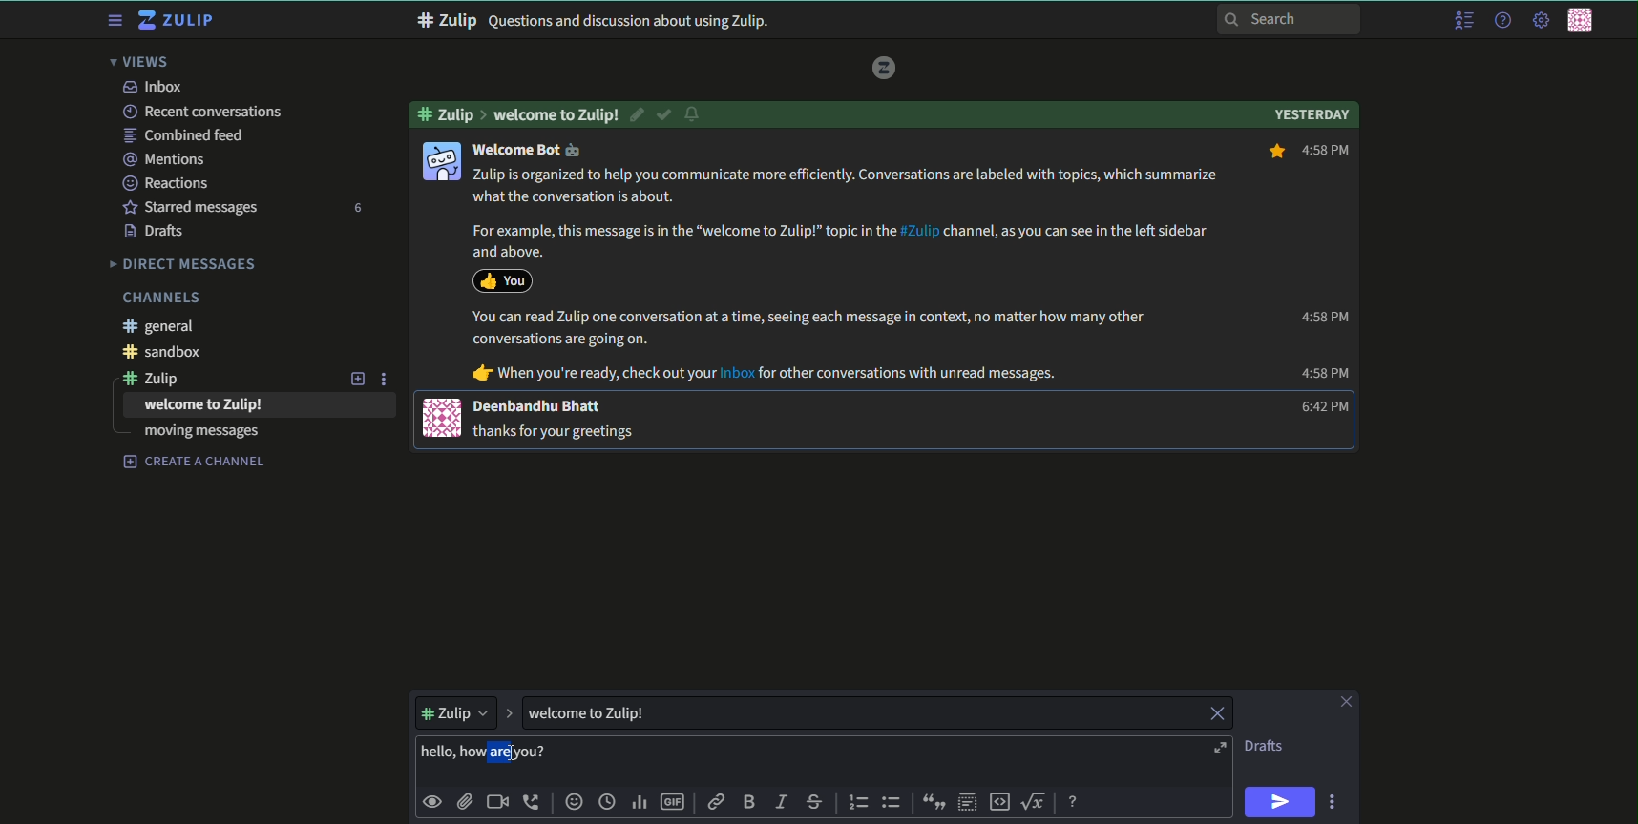  Describe the element at coordinates (160, 298) in the screenshot. I see `Channels` at that location.